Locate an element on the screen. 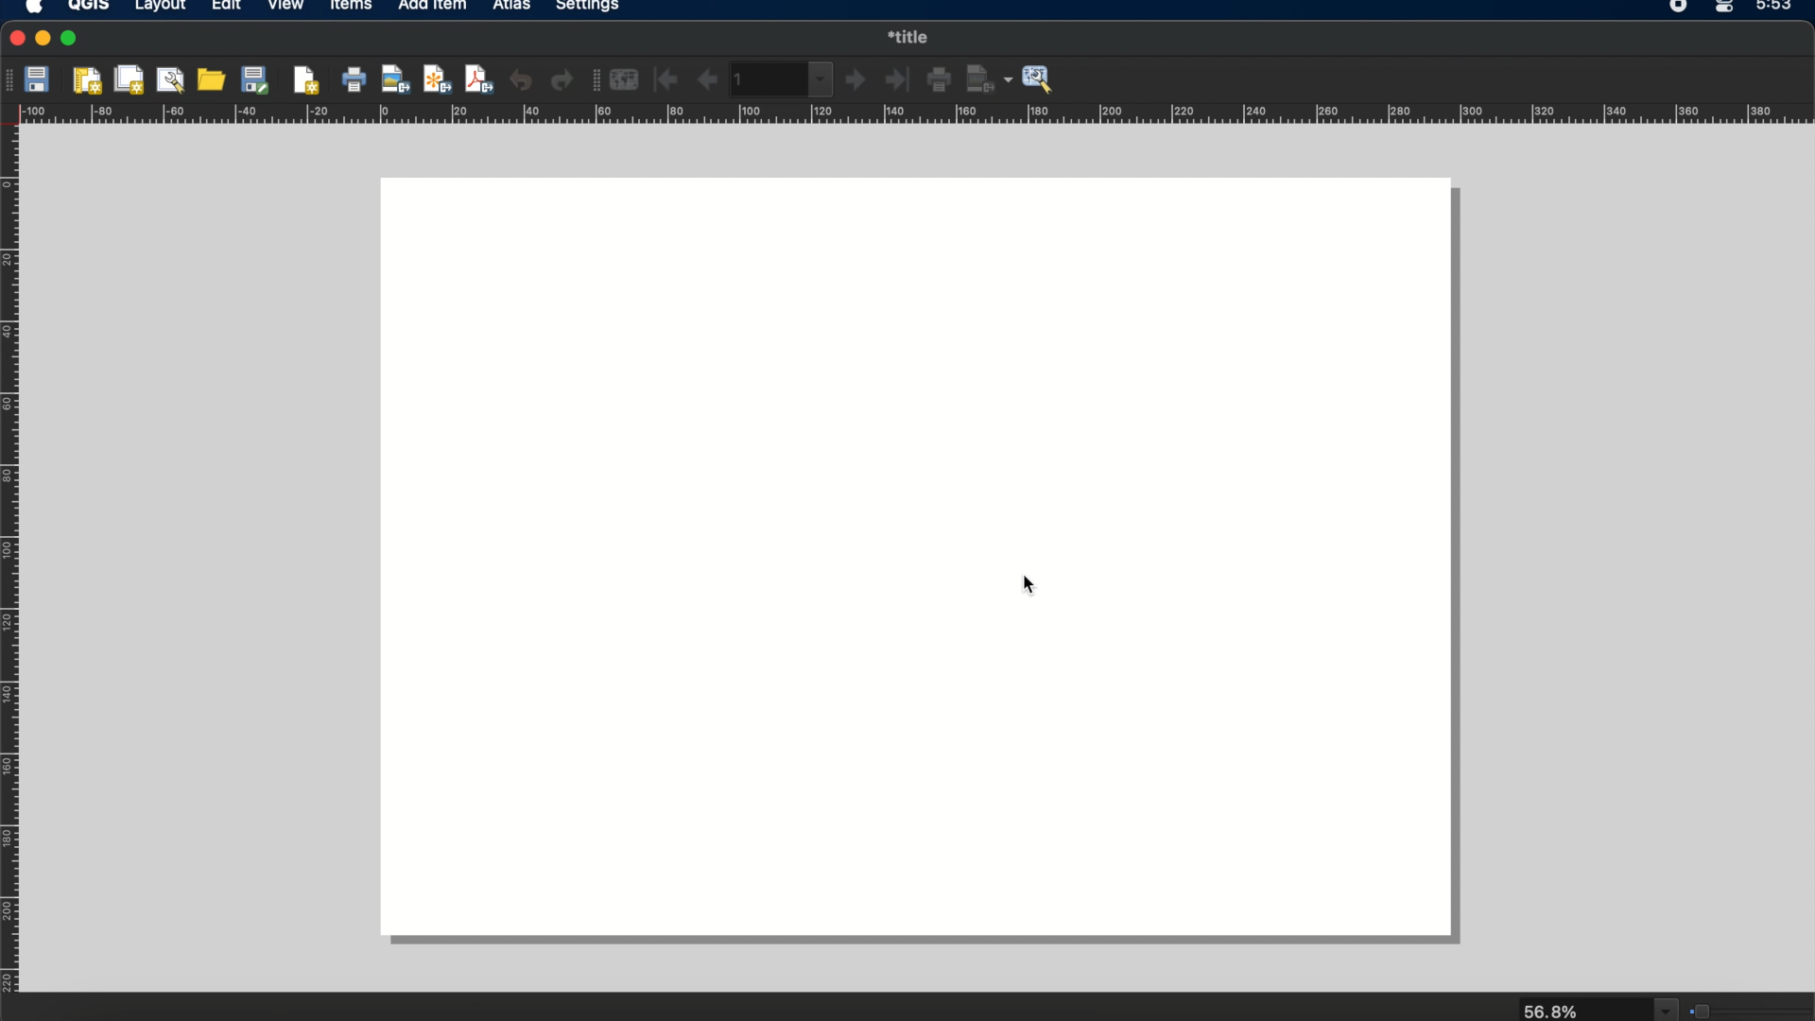 This screenshot has height=1021, width=1815. zoom Lebel is located at coordinates (1599, 1009).